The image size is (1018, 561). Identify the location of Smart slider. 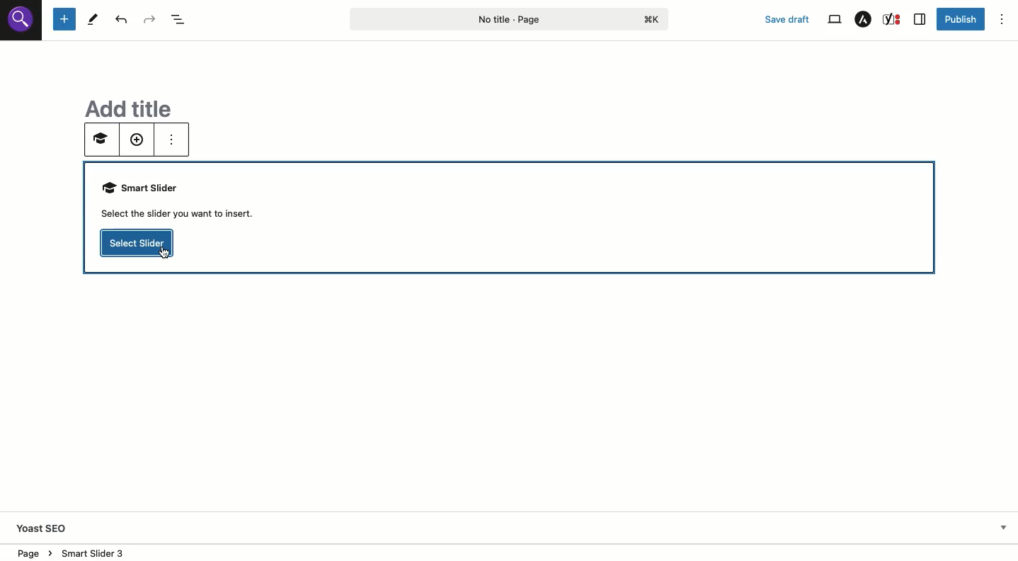
(99, 142).